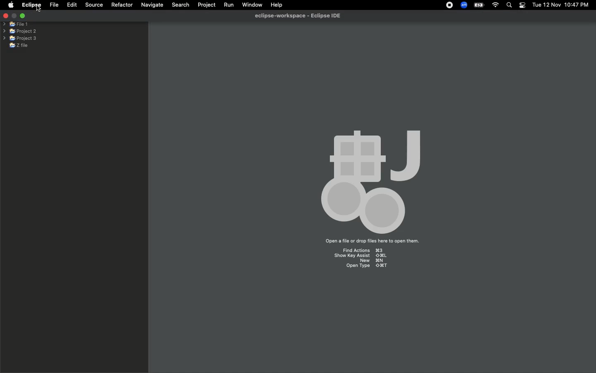 This screenshot has width=596, height=373. What do you see at coordinates (560, 4) in the screenshot?
I see `tue 12 nov 10:47 pm ` at bounding box center [560, 4].